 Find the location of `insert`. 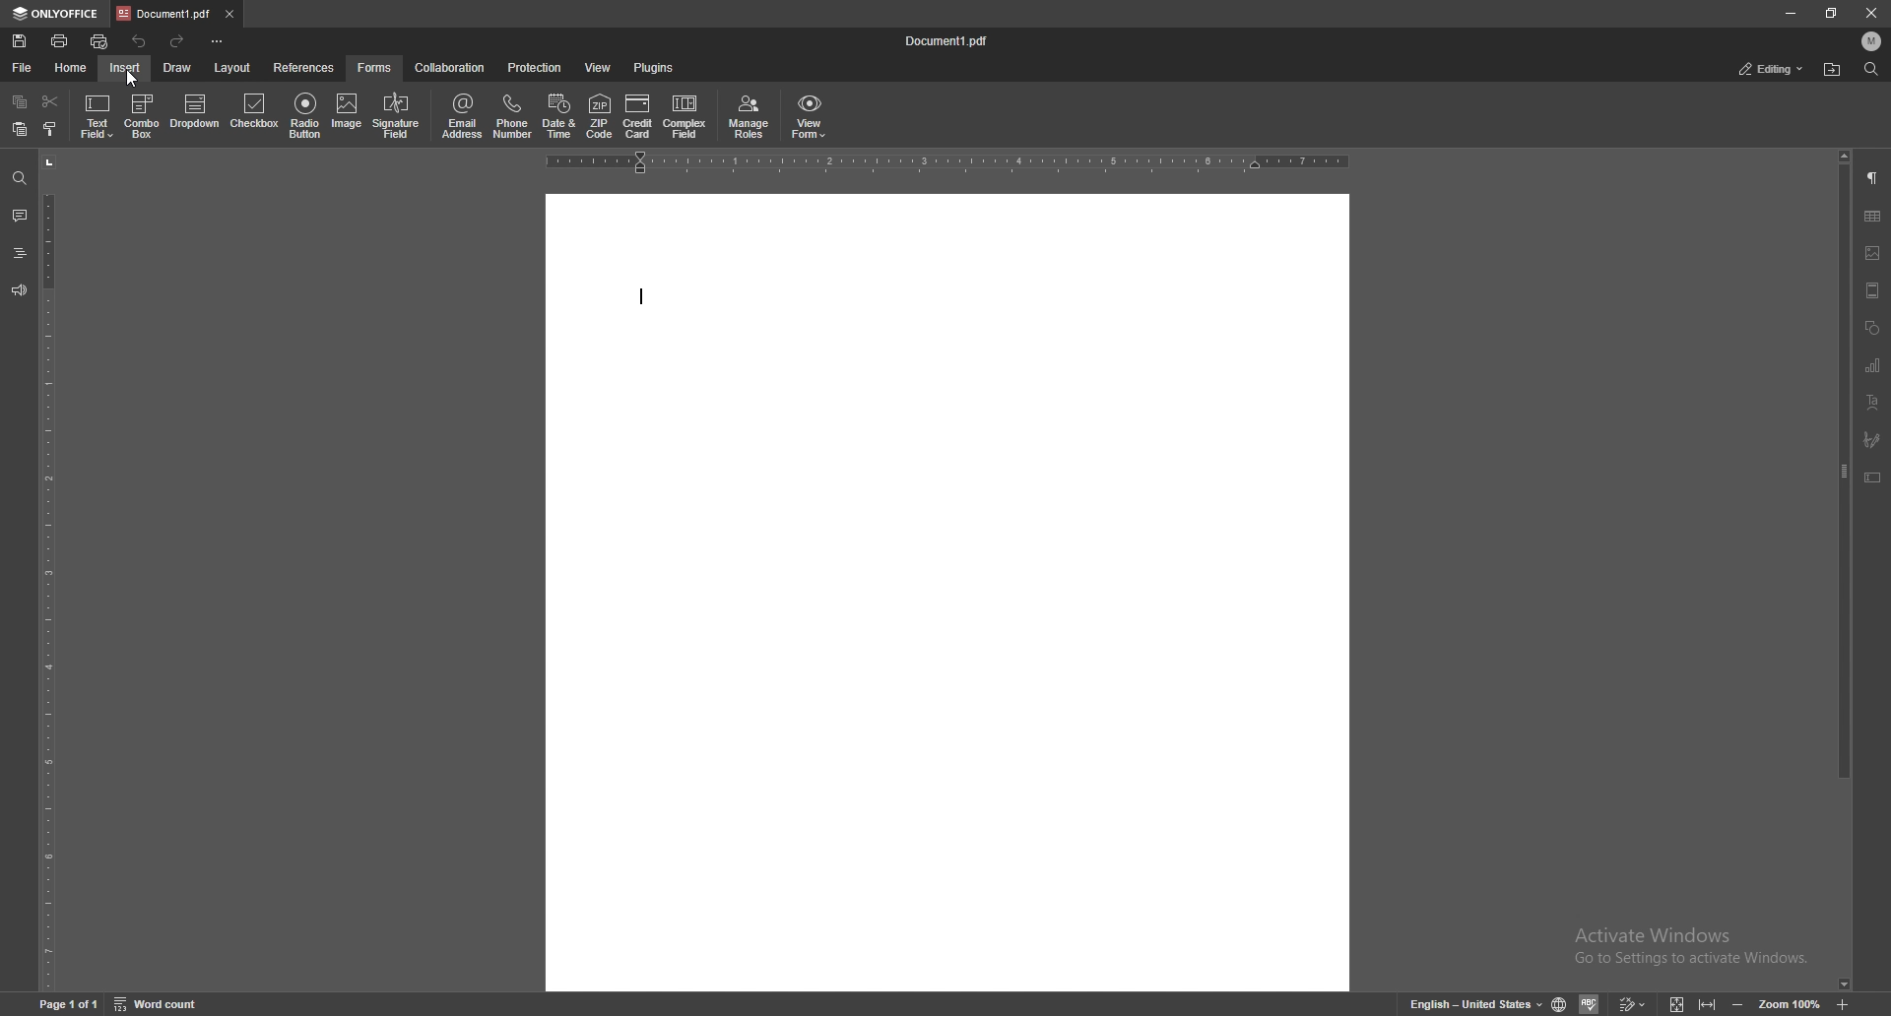

insert is located at coordinates (125, 68).